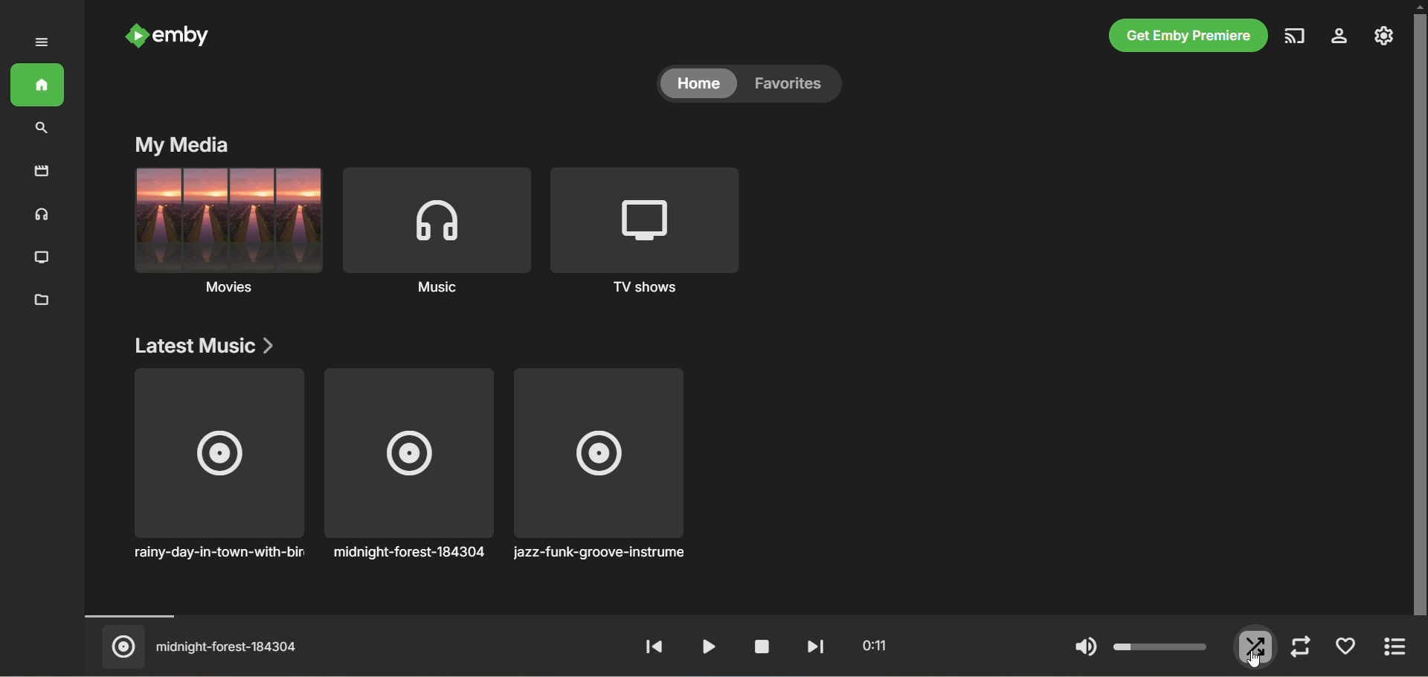  Describe the element at coordinates (695, 86) in the screenshot. I see `home` at that location.